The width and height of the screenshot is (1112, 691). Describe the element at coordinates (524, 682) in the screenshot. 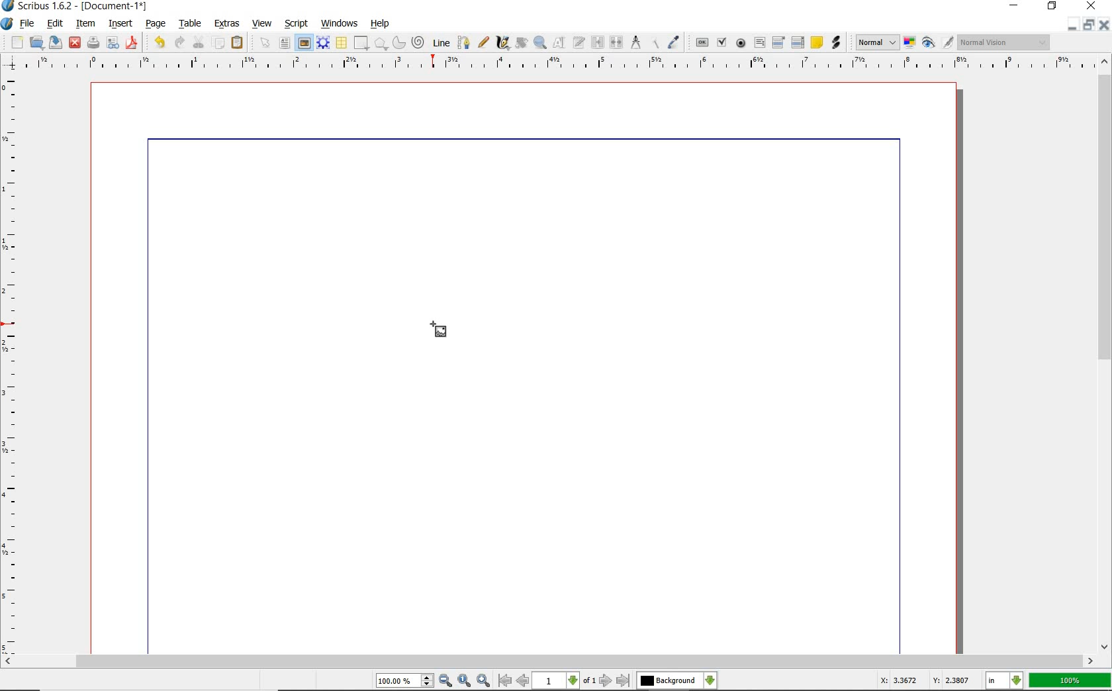

I see `Previous Page` at that location.